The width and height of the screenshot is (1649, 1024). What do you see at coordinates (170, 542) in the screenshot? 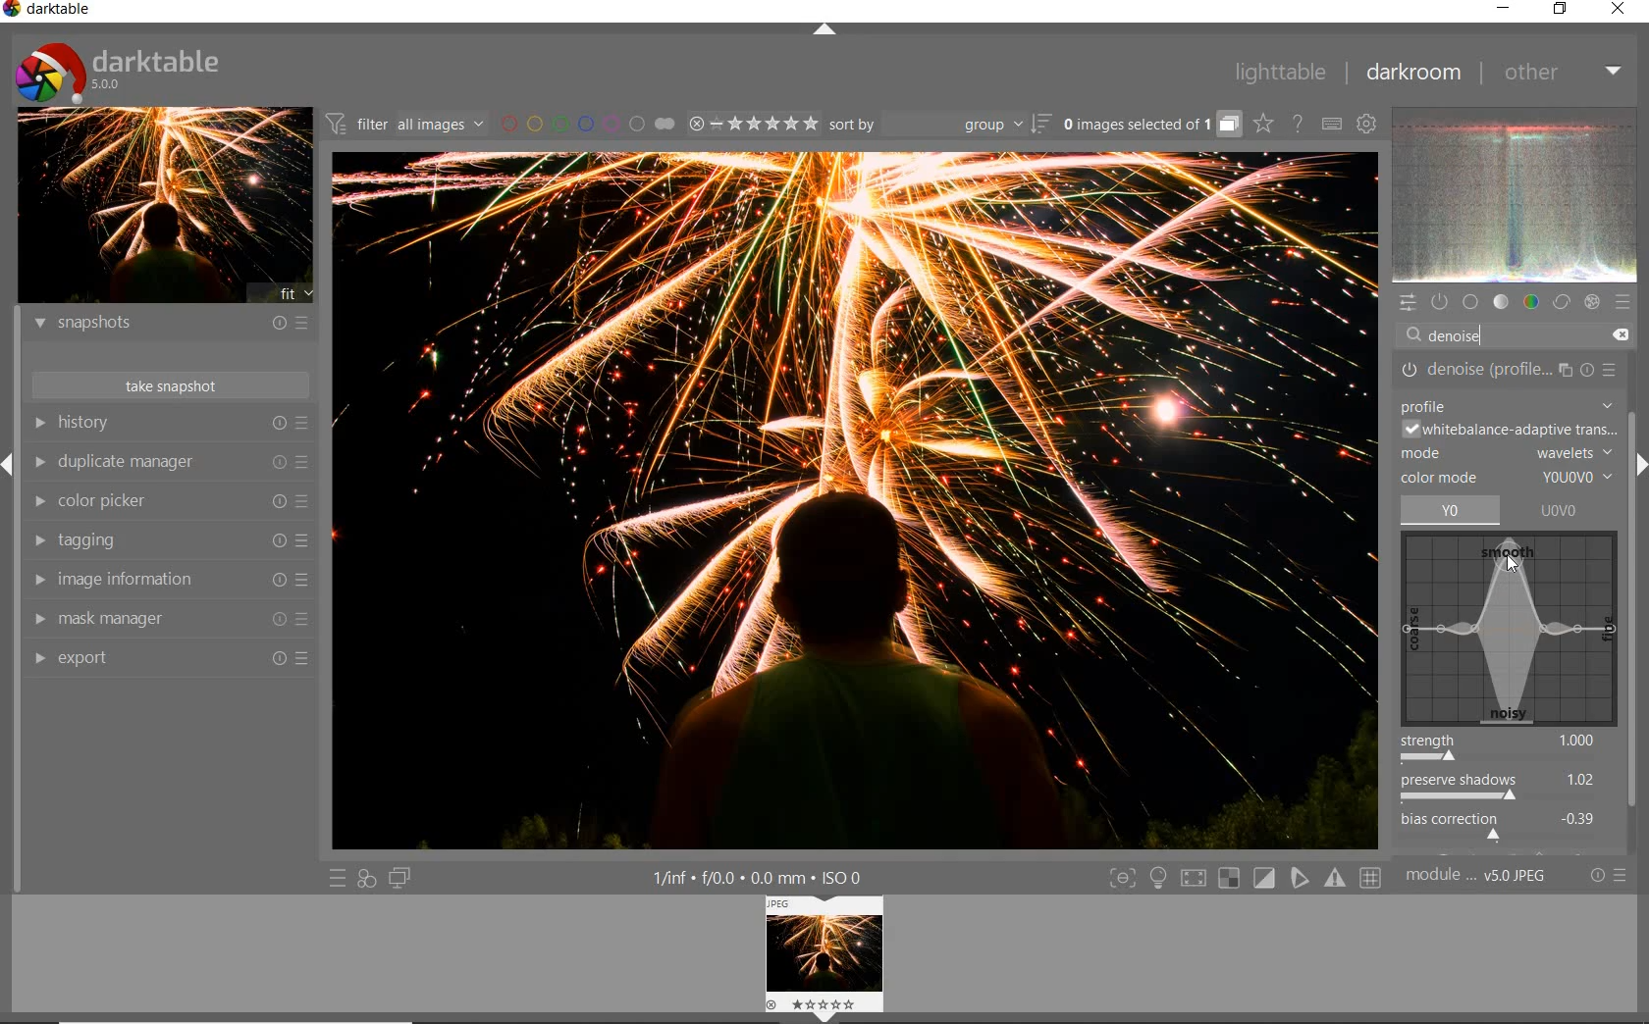
I see `tagging` at bounding box center [170, 542].